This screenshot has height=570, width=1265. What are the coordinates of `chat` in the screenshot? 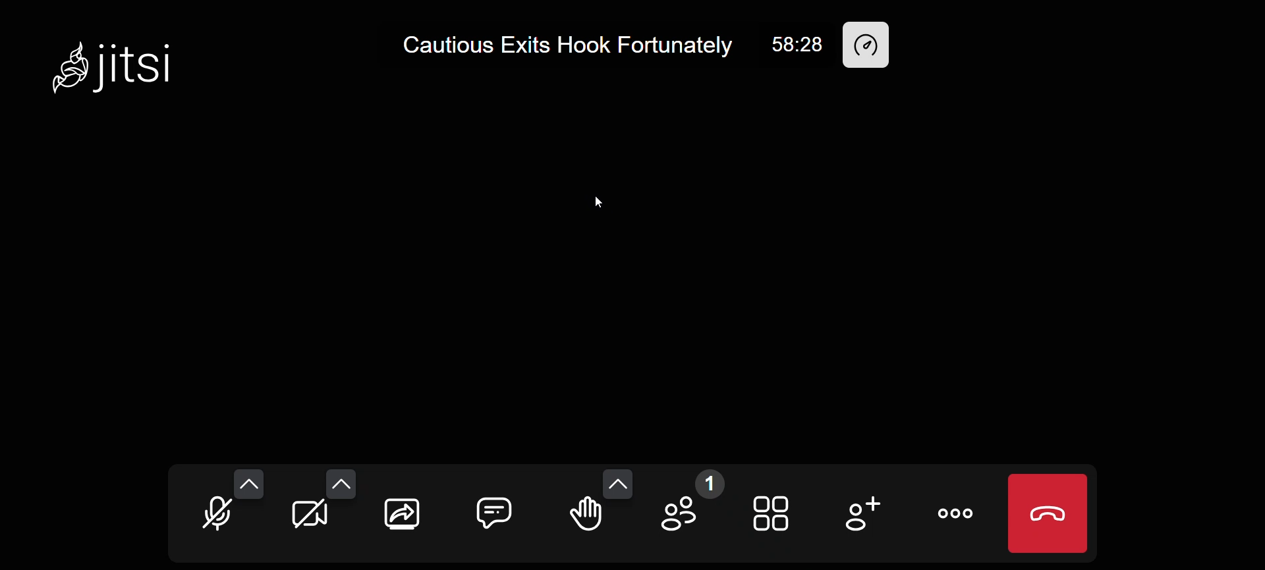 It's located at (493, 515).